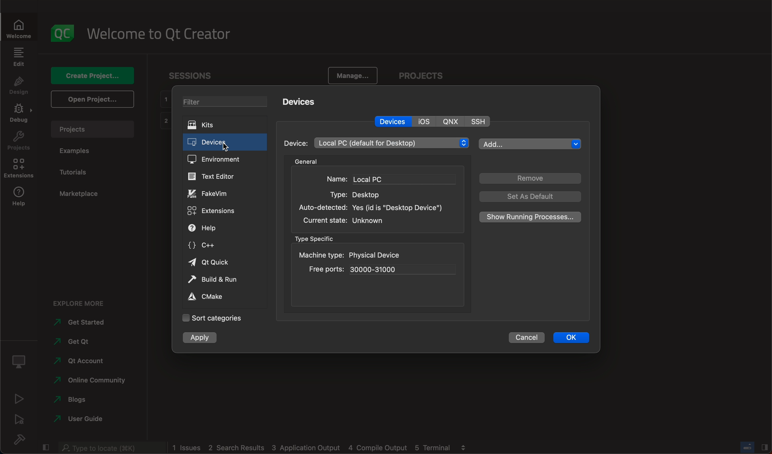  I want to click on remove, so click(529, 180).